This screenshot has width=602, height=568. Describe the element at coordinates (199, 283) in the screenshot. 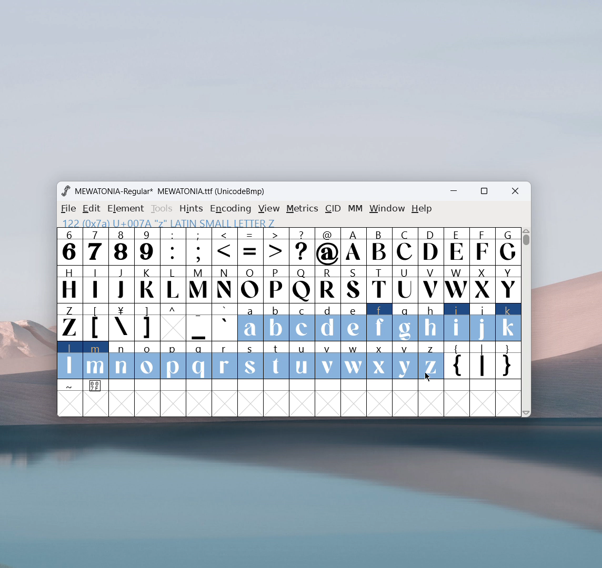

I see `M` at that location.